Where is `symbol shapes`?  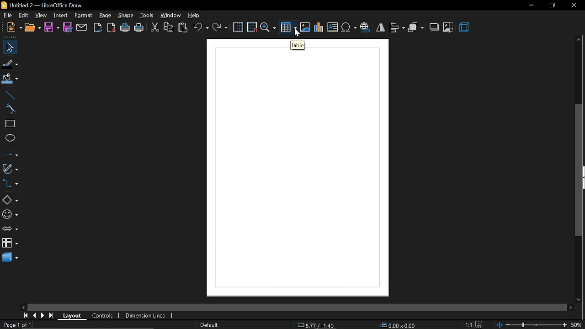 symbol shapes is located at coordinates (10, 215).